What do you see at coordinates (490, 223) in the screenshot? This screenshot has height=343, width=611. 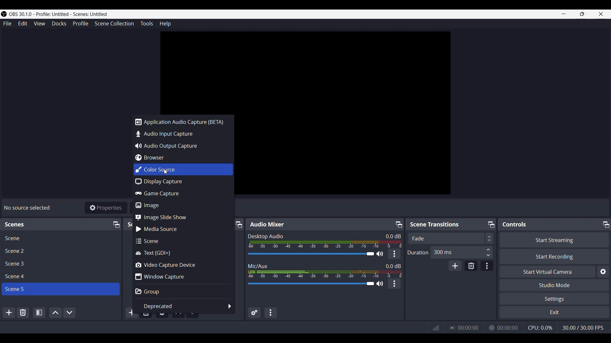 I see `Maximize` at bounding box center [490, 223].